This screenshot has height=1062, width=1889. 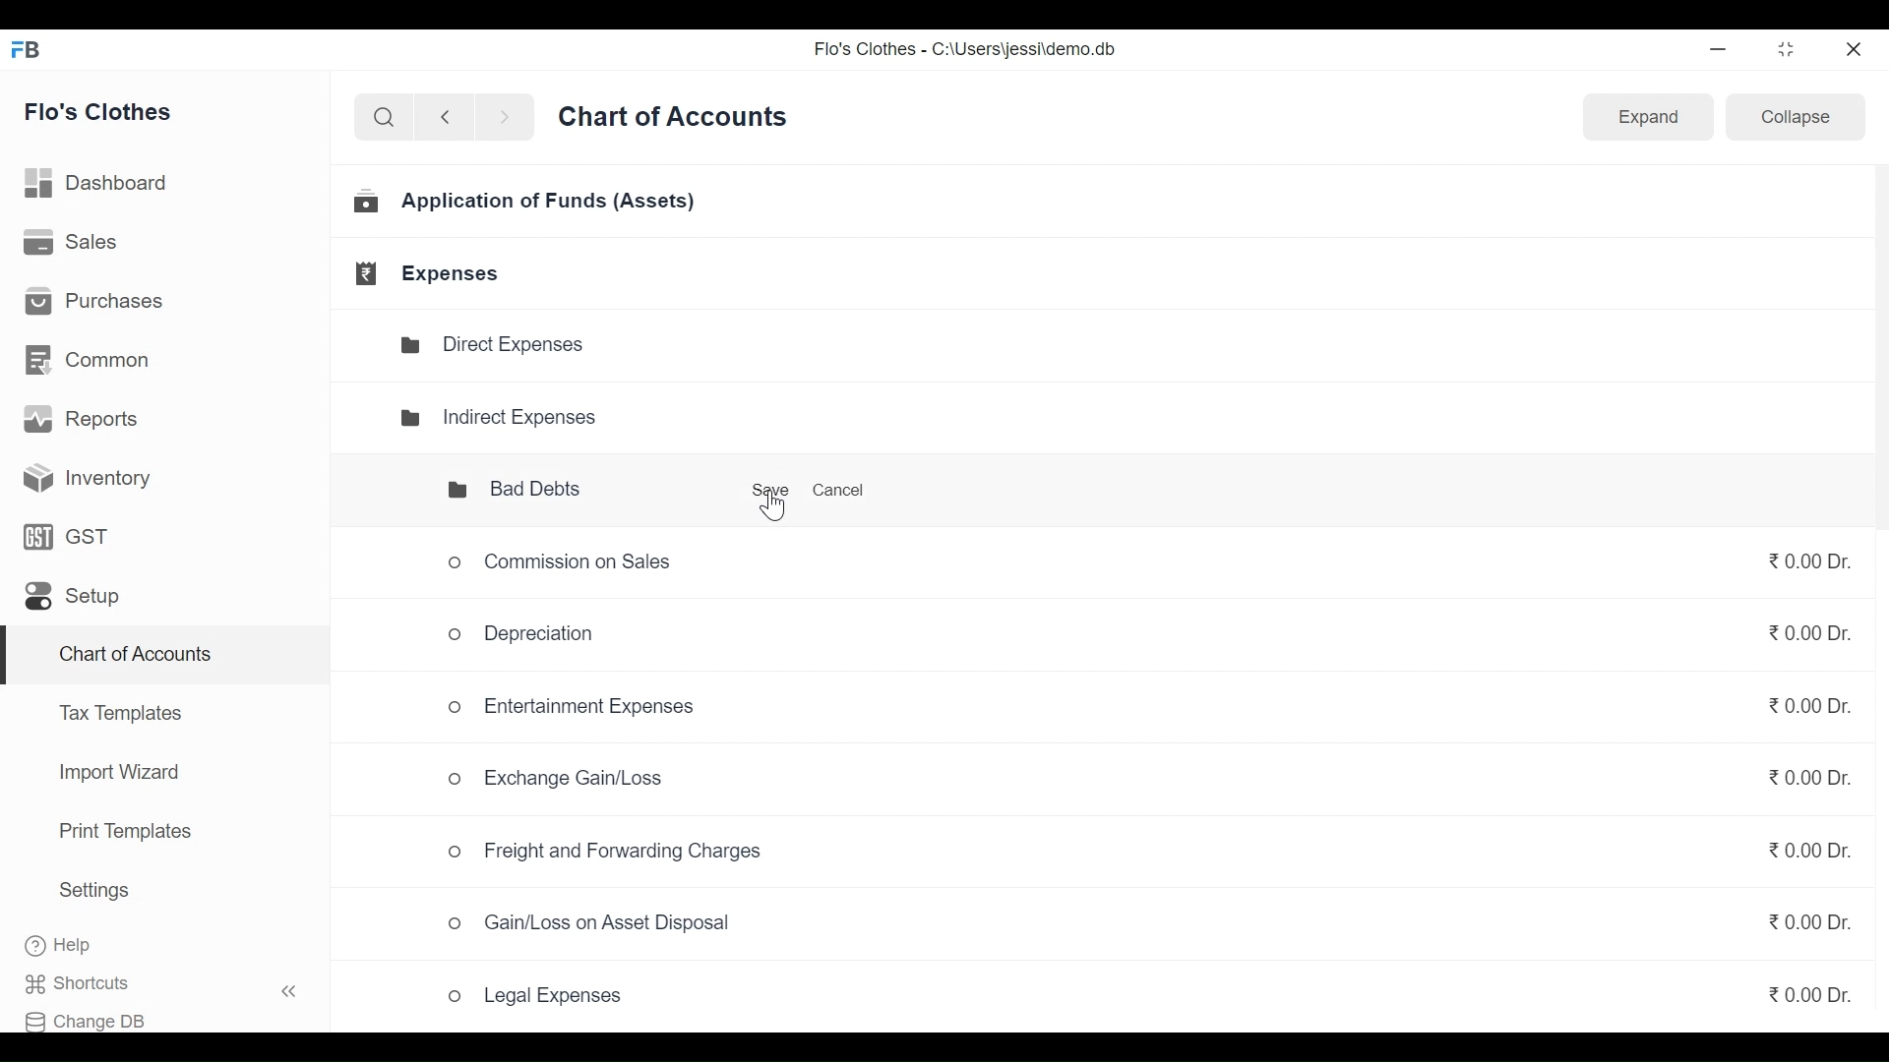 I want to click on Bad Debts, so click(x=526, y=493).